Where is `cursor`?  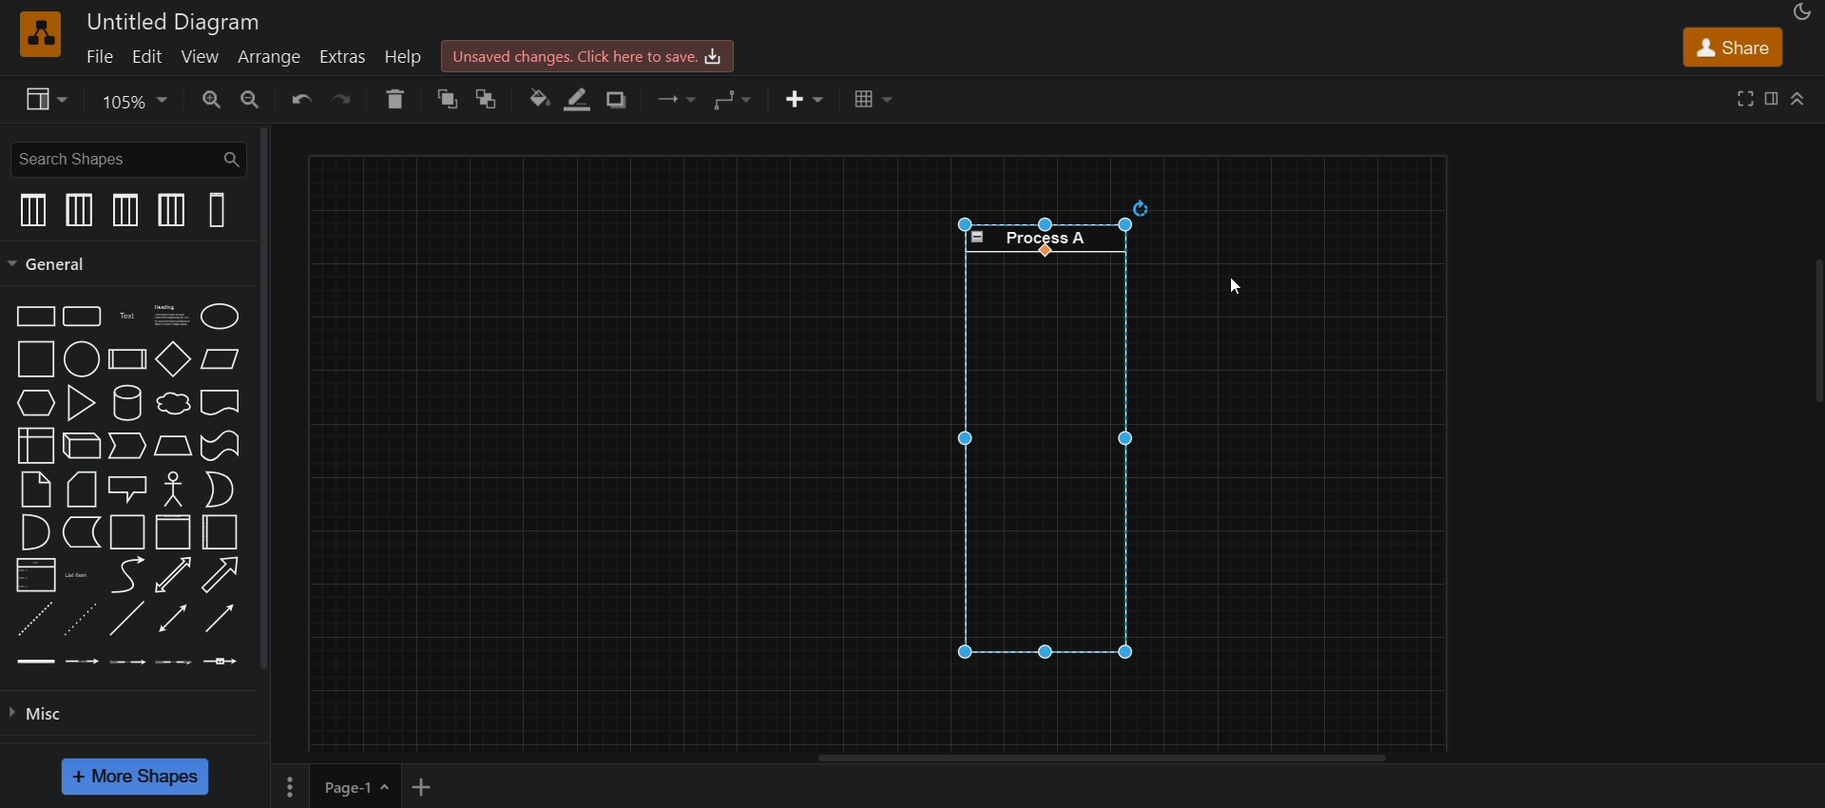 cursor is located at coordinates (1233, 287).